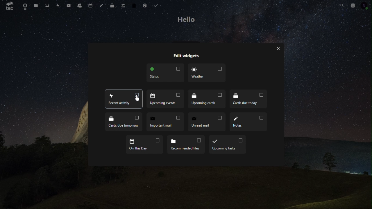 This screenshot has width=372, height=209. I want to click on close, so click(278, 49).